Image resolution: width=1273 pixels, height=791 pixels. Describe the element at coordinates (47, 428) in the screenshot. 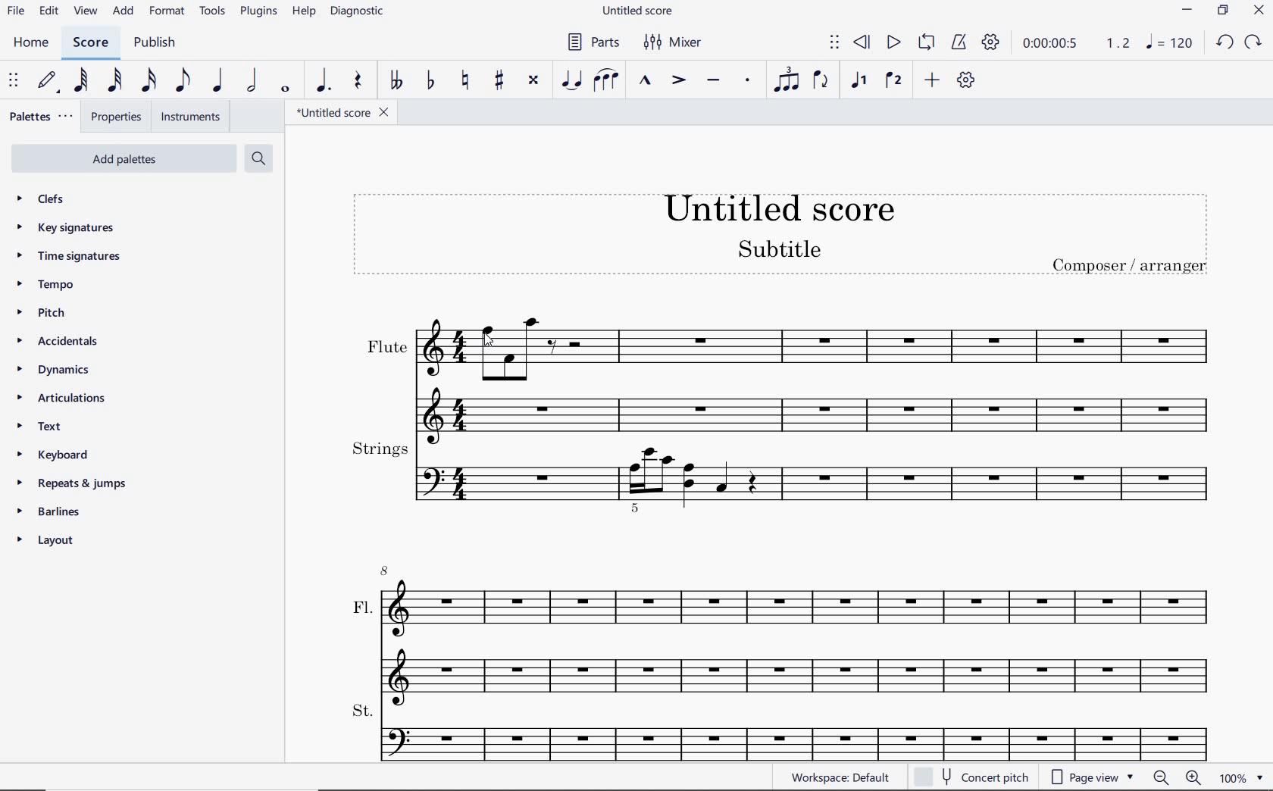

I see `text` at that location.